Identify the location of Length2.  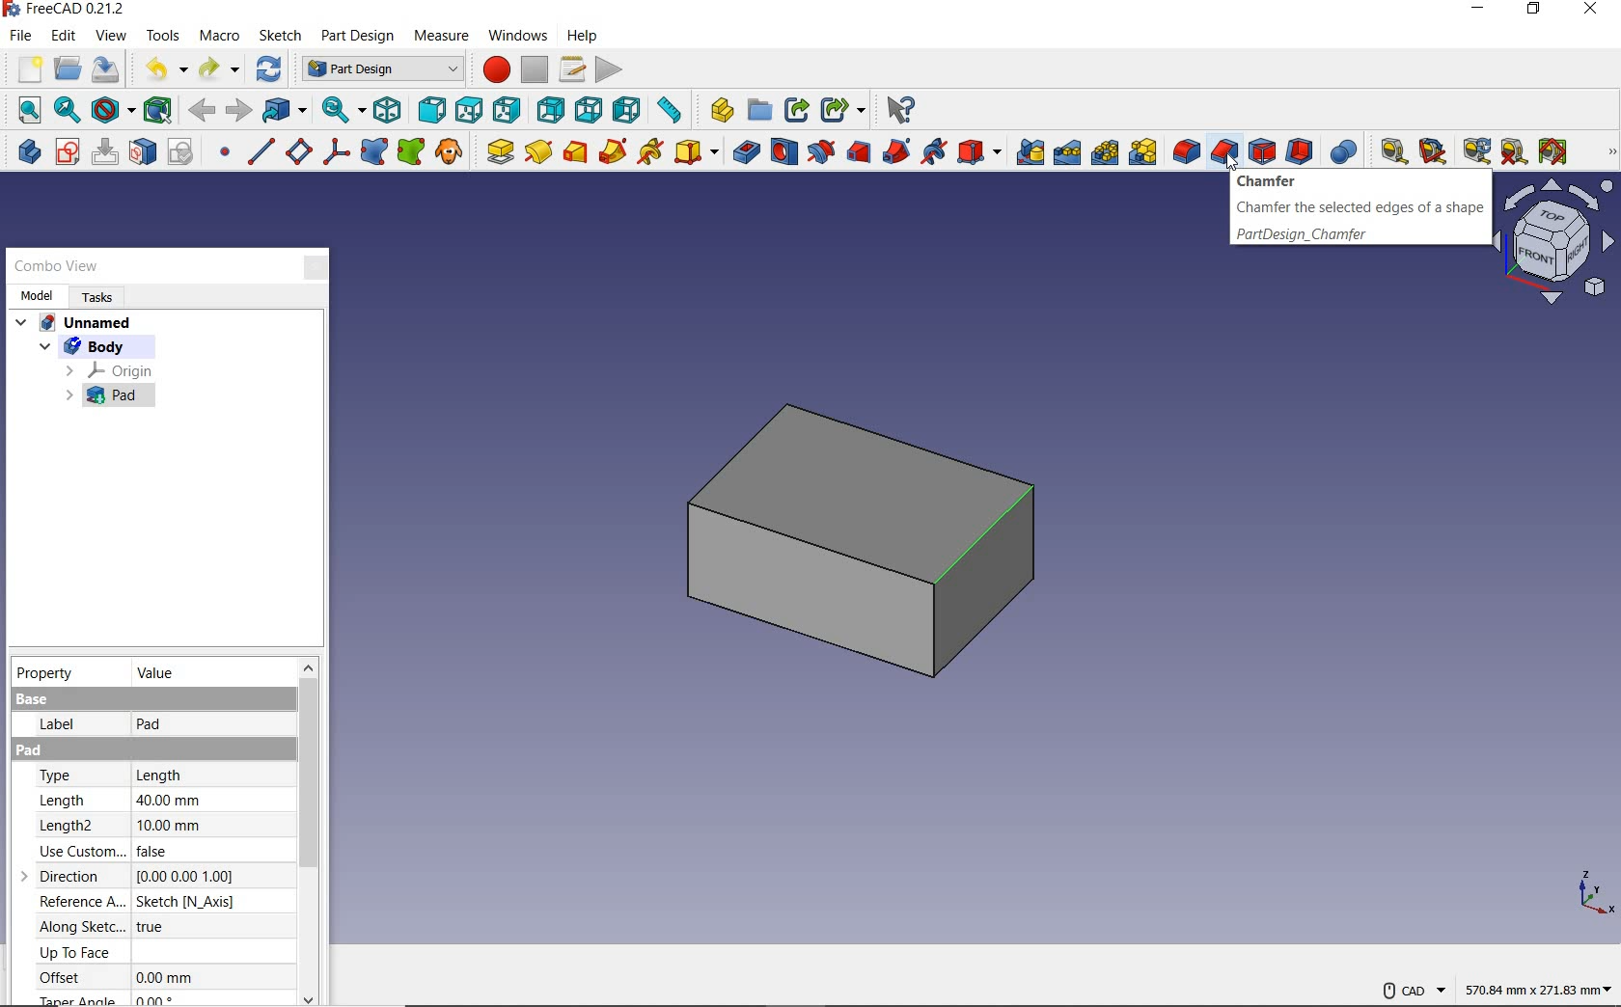
(79, 824).